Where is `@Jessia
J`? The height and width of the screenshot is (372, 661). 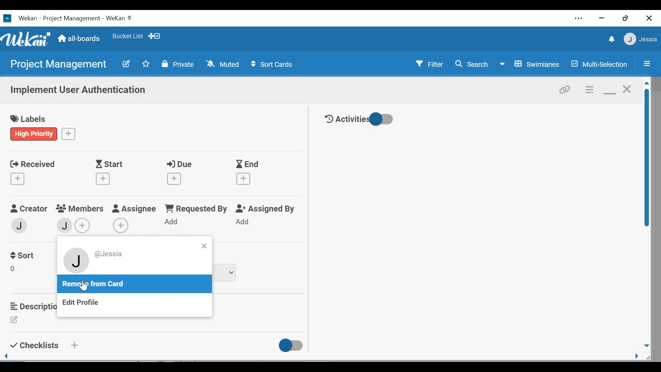 @Jessia
J is located at coordinates (99, 261).